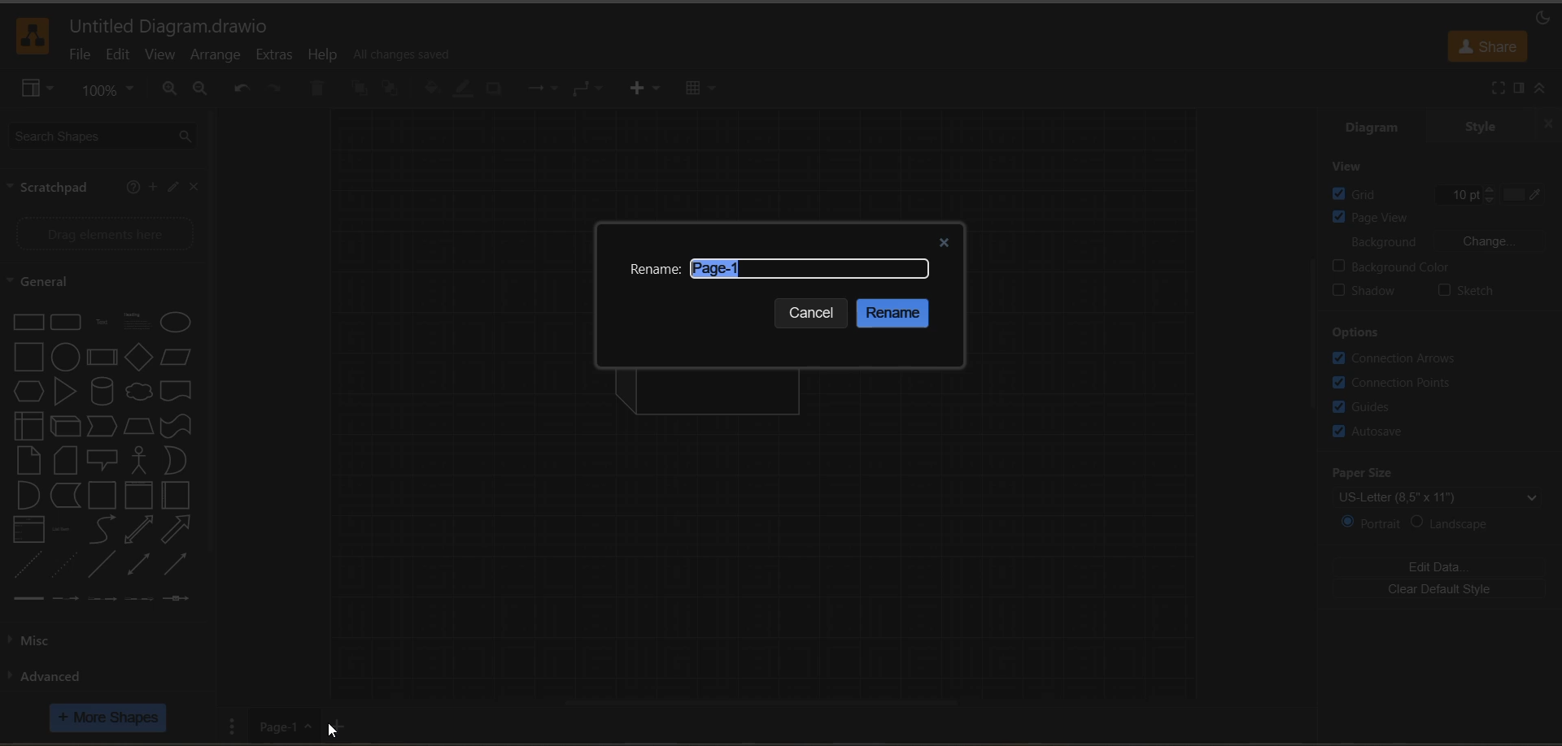 This screenshot has width=1562, height=746. Describe the element at coordinates (652, 89) in the screenshot. I see `insert` at that location.